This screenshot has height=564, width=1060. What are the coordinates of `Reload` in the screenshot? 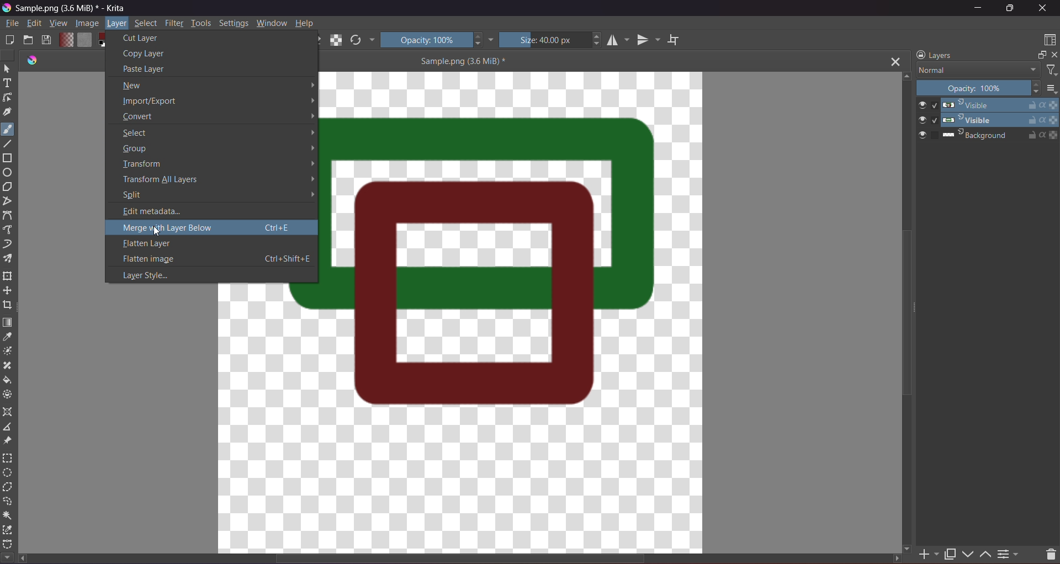 It's located at (356, 40).